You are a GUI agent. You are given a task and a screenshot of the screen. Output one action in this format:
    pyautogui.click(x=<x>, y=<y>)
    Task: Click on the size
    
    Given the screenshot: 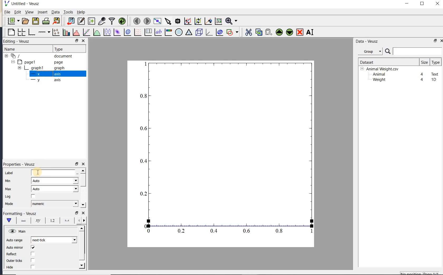 What is the action you would take?
    pyautogui.click(x=424, y=62)
    